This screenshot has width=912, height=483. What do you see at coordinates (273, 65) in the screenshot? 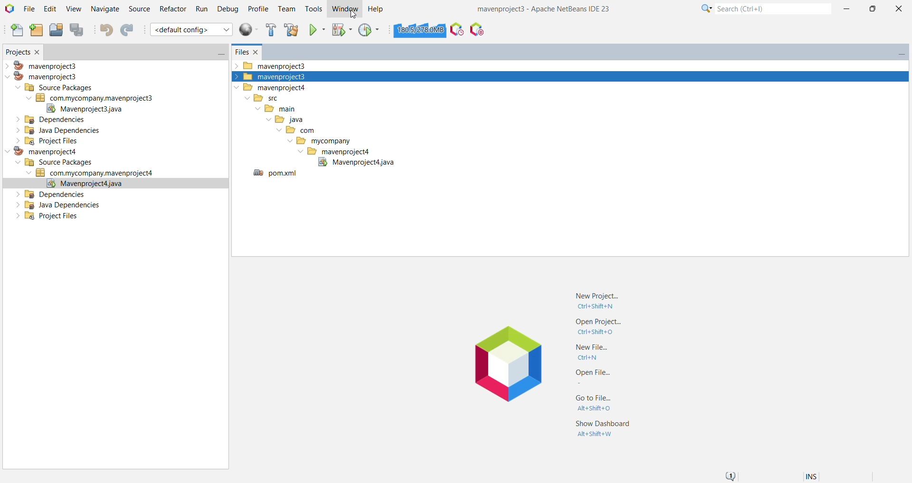
I see `mavenproject3` at bounding box center [273, 65].